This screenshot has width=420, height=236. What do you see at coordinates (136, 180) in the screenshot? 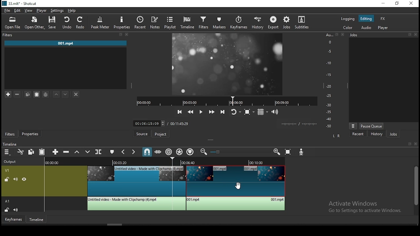
I see `video clip` at bounding box center [136, 180].